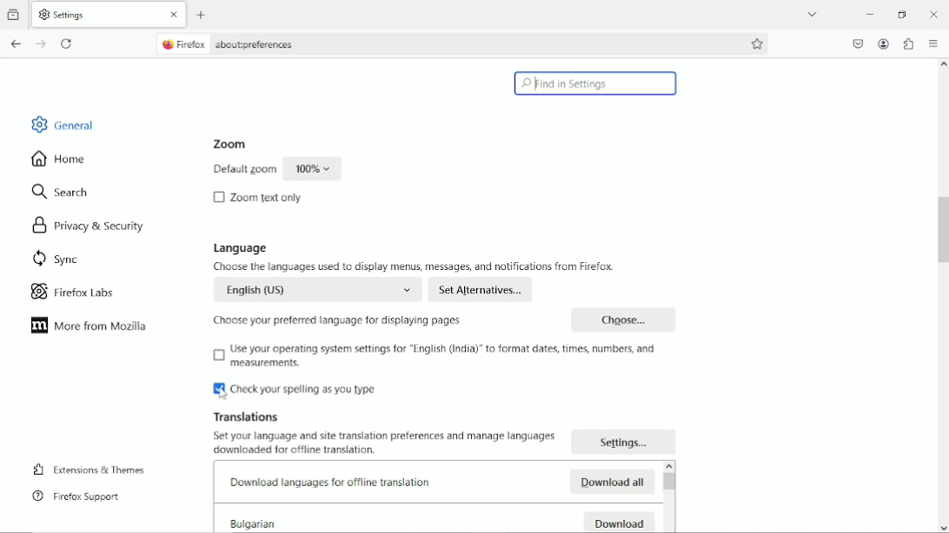  Describe the element at coordinates (858, 43) in the screenshot. I see `Save to pocket` at that location.